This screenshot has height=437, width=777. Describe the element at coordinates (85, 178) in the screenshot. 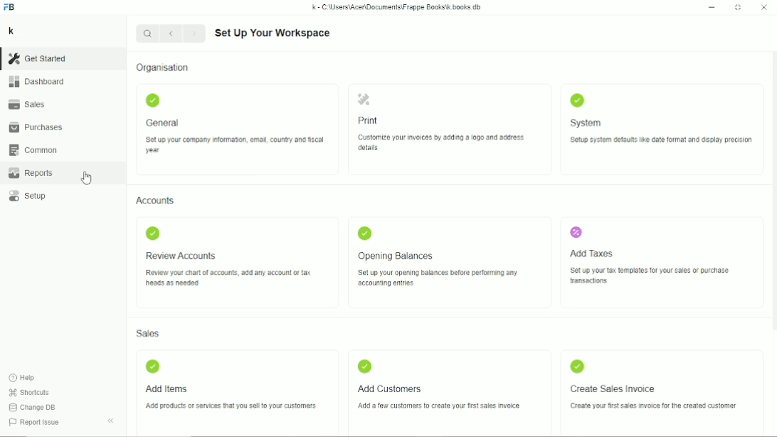

I see `Cursor` at that location.